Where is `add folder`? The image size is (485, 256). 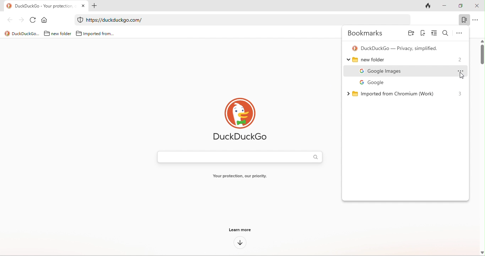 add folder is located at coordinates (410, 34).